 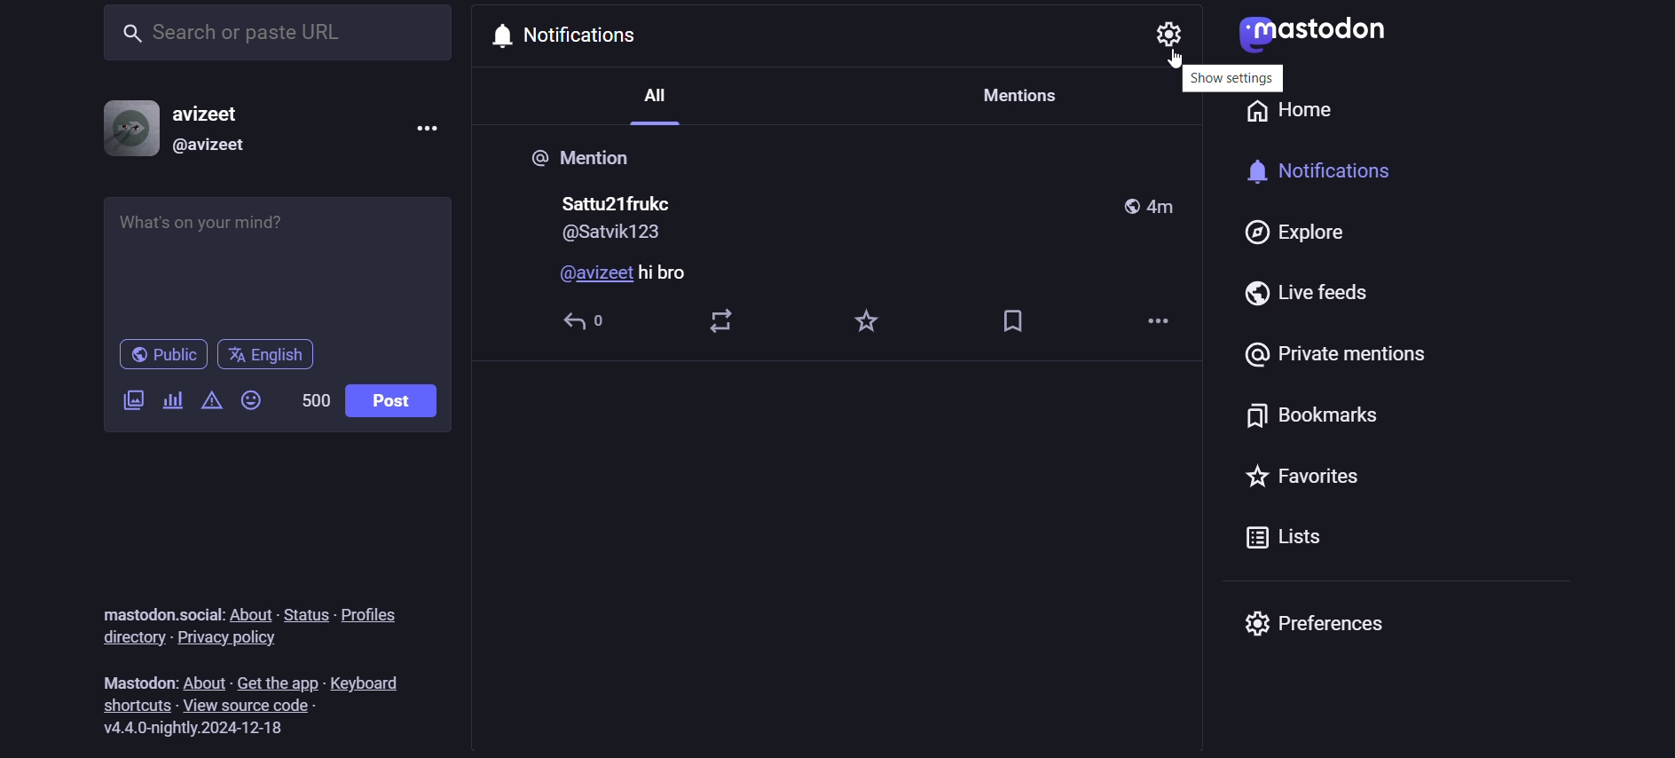 I want to click on Version, so click(x=202, y=731).